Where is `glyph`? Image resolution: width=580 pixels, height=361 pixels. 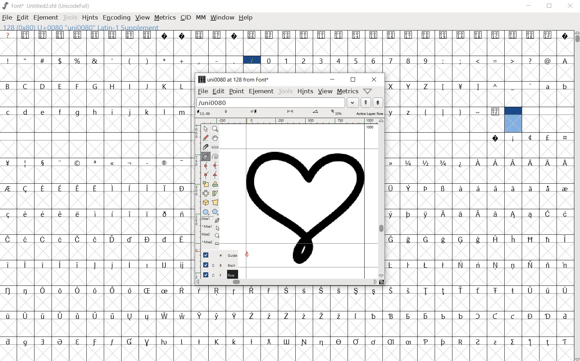 glyph is located at coordinates (547, 137).